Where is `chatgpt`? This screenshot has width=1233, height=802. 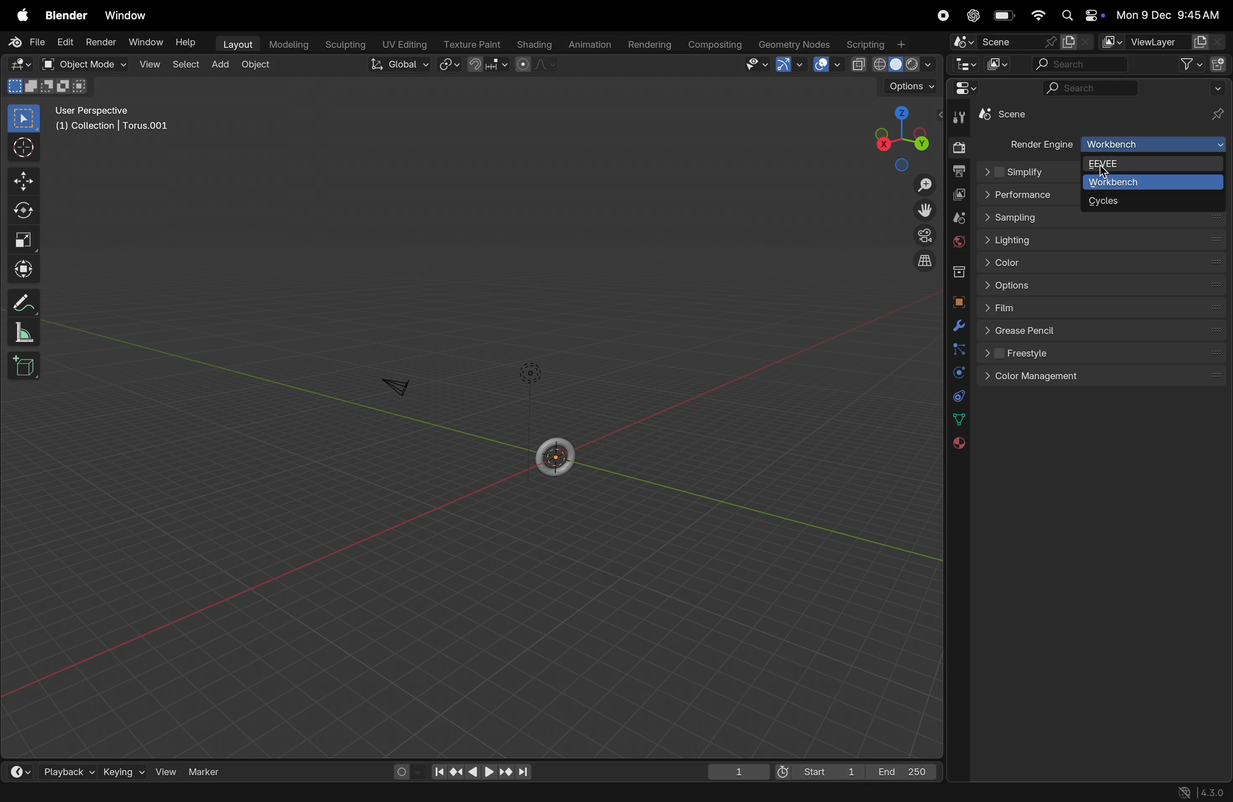
chatgpt is located at coordinates (972, 16).